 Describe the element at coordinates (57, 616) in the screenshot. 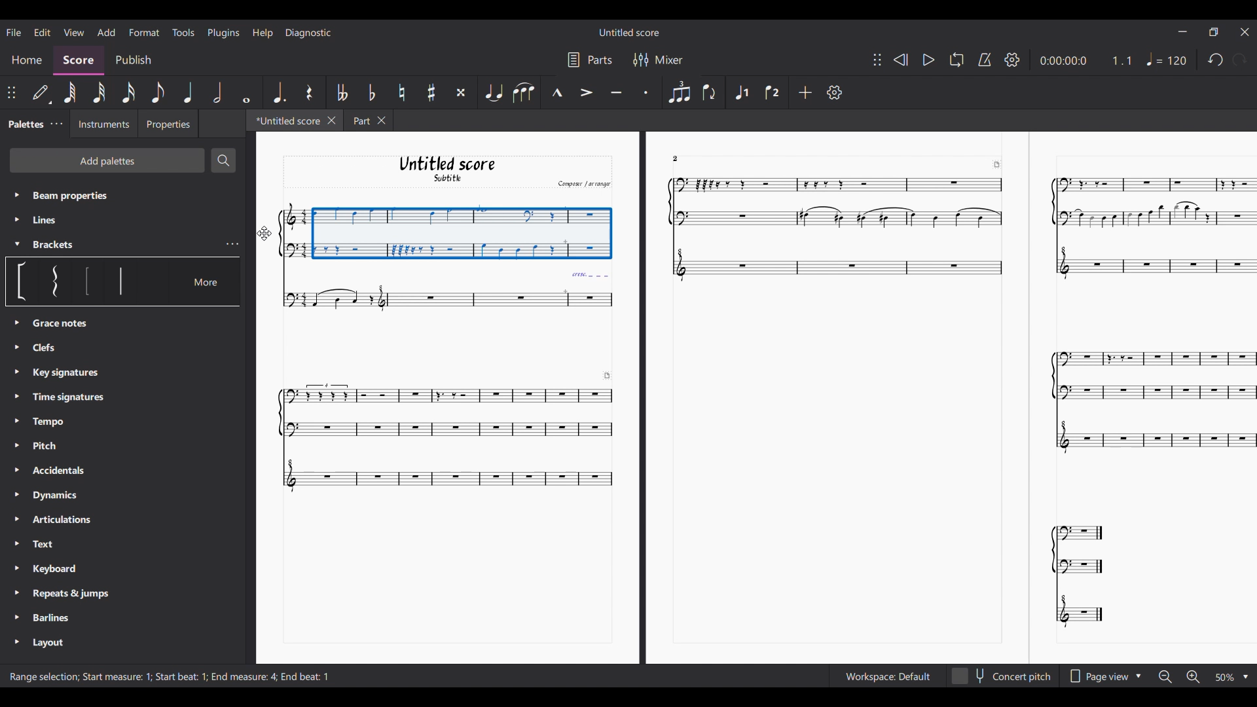

I see `Barlines` at that location.